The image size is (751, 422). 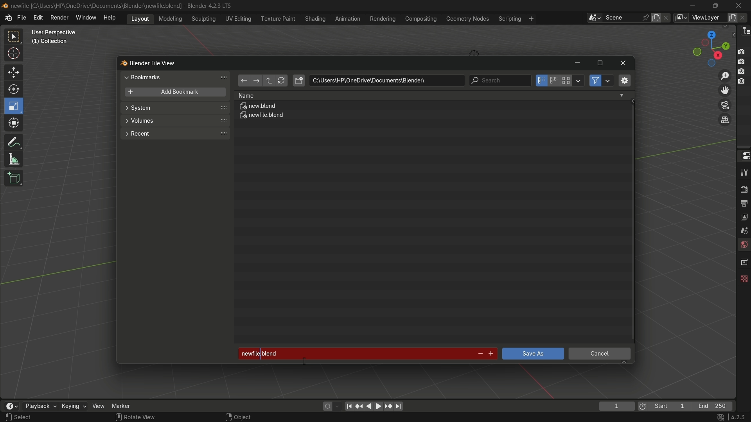 What do you see at coordinates (359, 405) in the screenshot?
I see `jump to keyframe` at bounding box center [359, 405].